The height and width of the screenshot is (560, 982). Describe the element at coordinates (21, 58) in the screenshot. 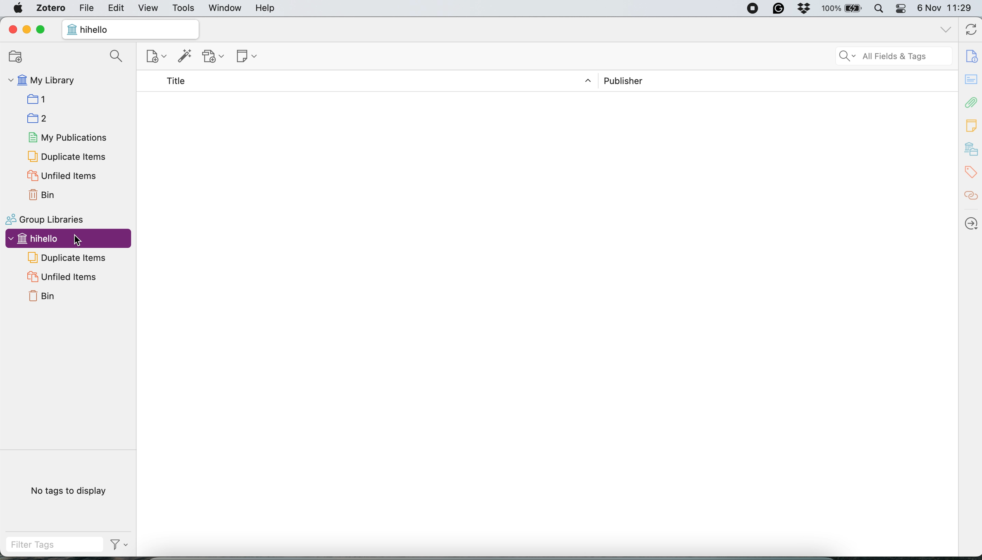

I see `new collection` at that location.